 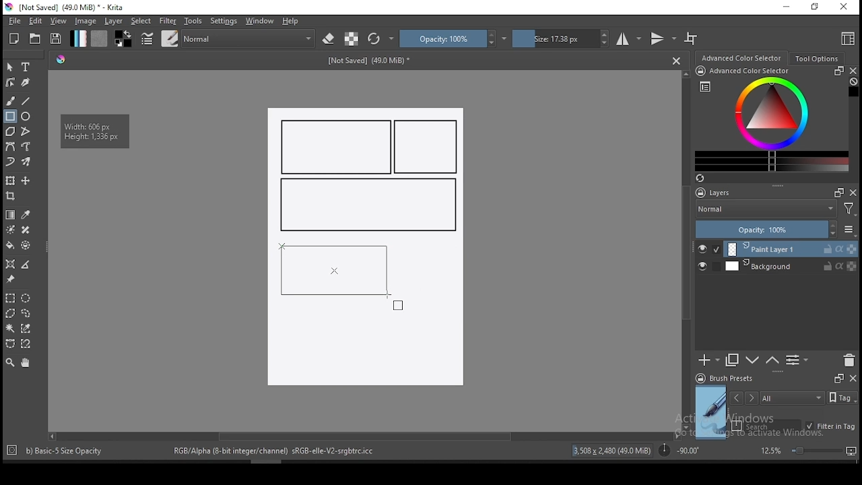 I want to click on image, so click(x=85, y=21).